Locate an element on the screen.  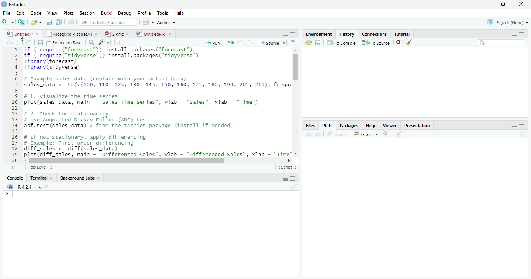
Next is located at coordinates (319, 134).